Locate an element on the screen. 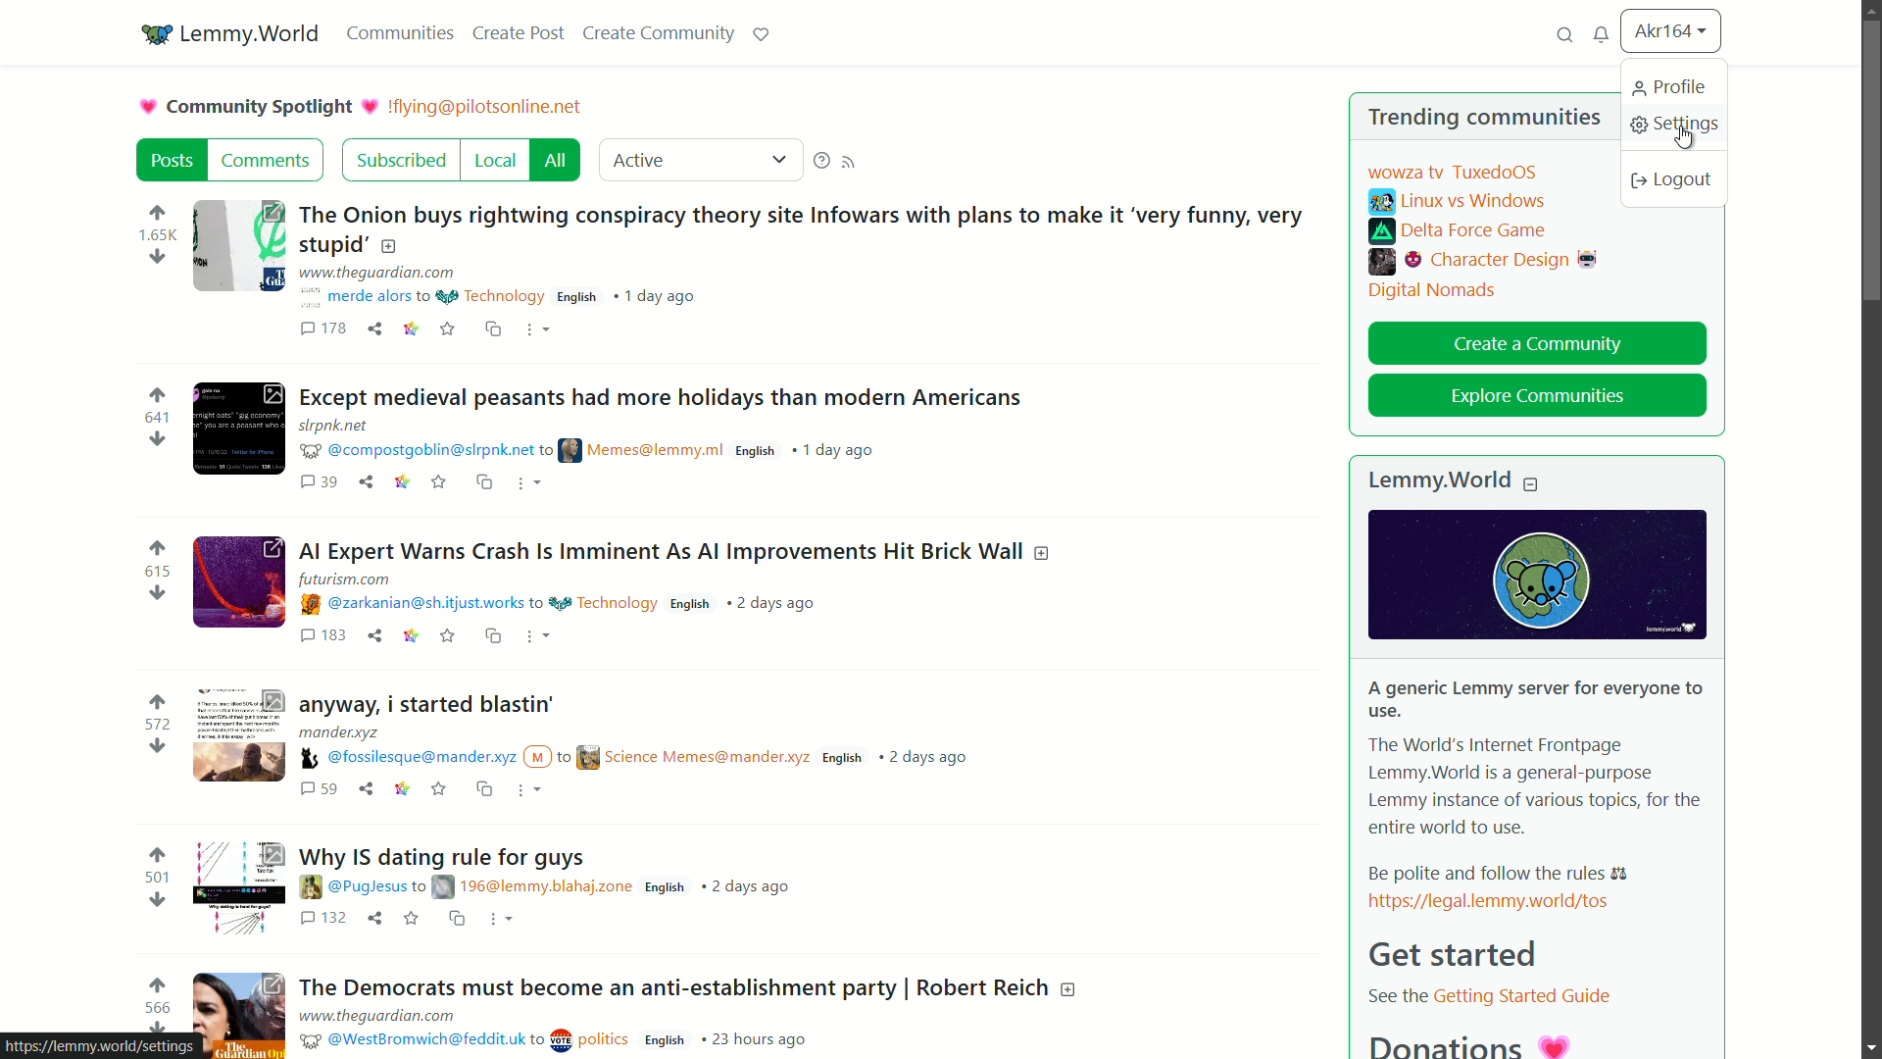  comments is located at coordinates (319, 480).